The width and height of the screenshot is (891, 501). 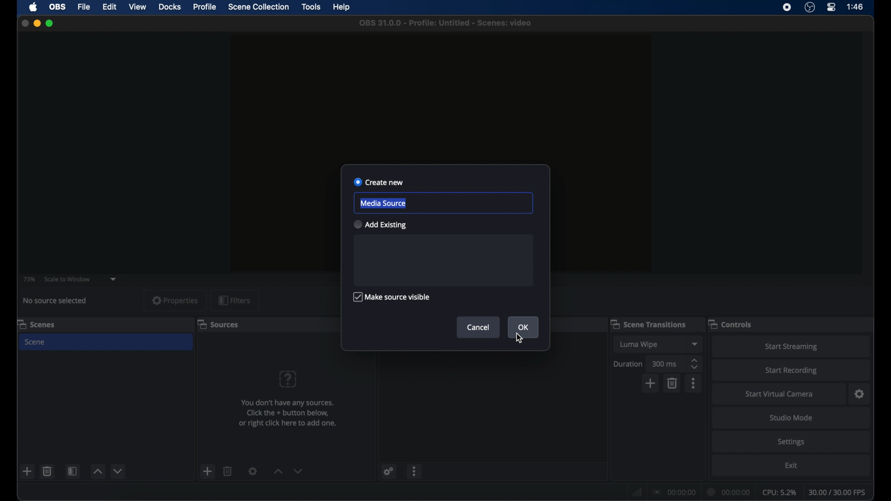 I want to click on help, so click(x=342, y=8).